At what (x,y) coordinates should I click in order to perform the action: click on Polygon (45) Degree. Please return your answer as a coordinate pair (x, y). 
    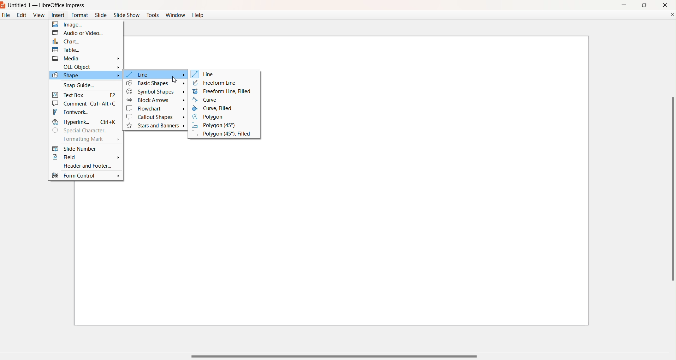
    Looking at the image, I should click on (219, 125).